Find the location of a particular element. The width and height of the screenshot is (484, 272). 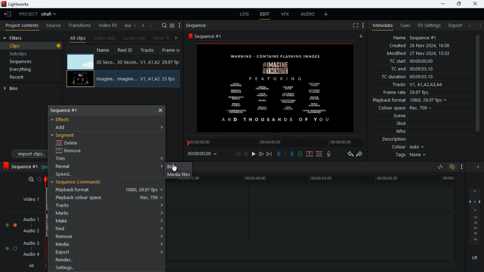

pull is located at coordinates (278, 154).